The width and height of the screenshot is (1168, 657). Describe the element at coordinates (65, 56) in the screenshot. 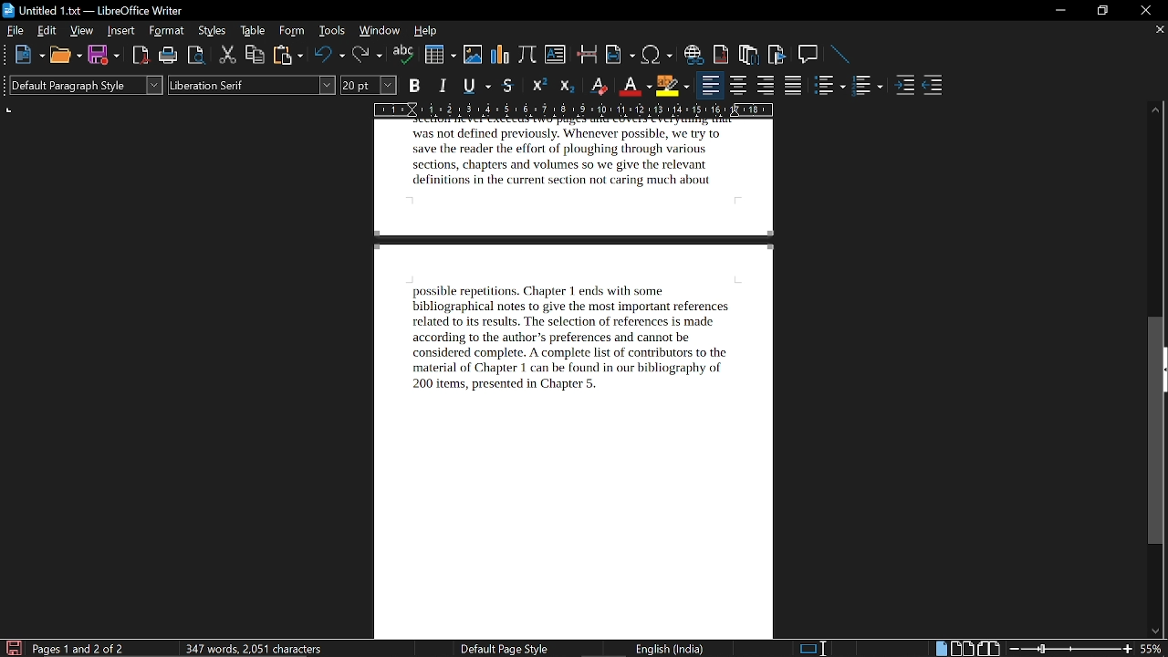

I see `open` at that location.